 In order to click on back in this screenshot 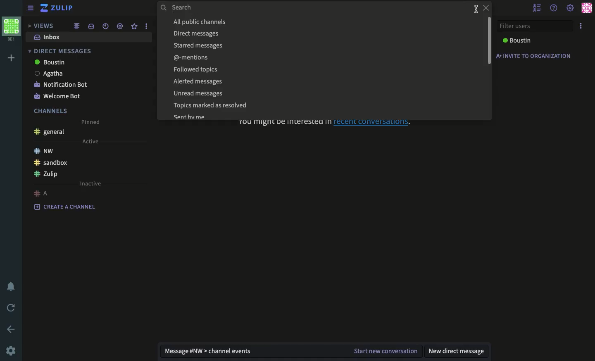, I will do `click(12, 329)`.